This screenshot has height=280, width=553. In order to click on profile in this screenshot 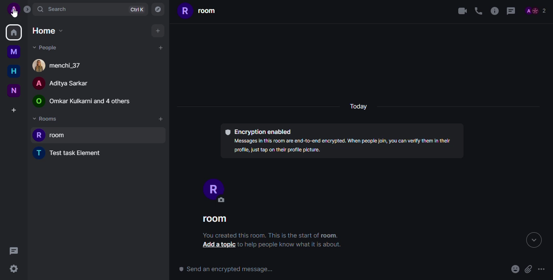, I will do `click(13, 10)`.